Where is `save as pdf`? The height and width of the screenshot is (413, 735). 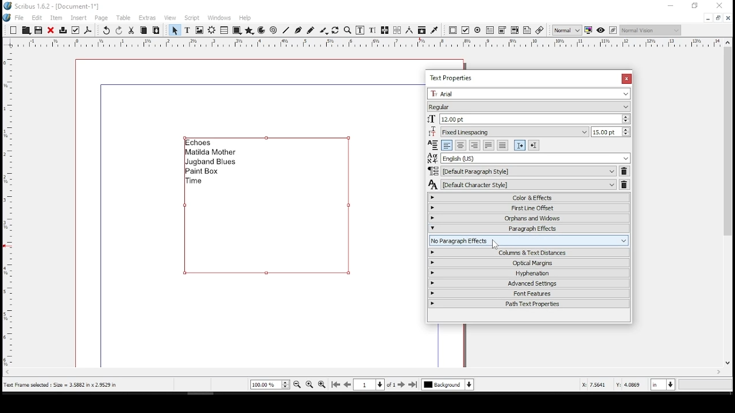 save as pdf is located at coordinates (88, 30).